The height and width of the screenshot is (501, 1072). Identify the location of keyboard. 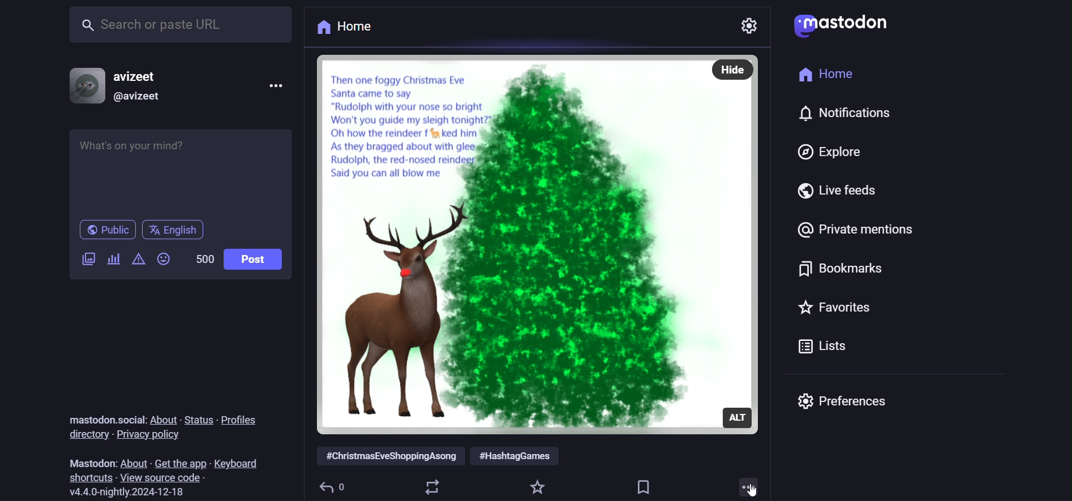
(237, 463).